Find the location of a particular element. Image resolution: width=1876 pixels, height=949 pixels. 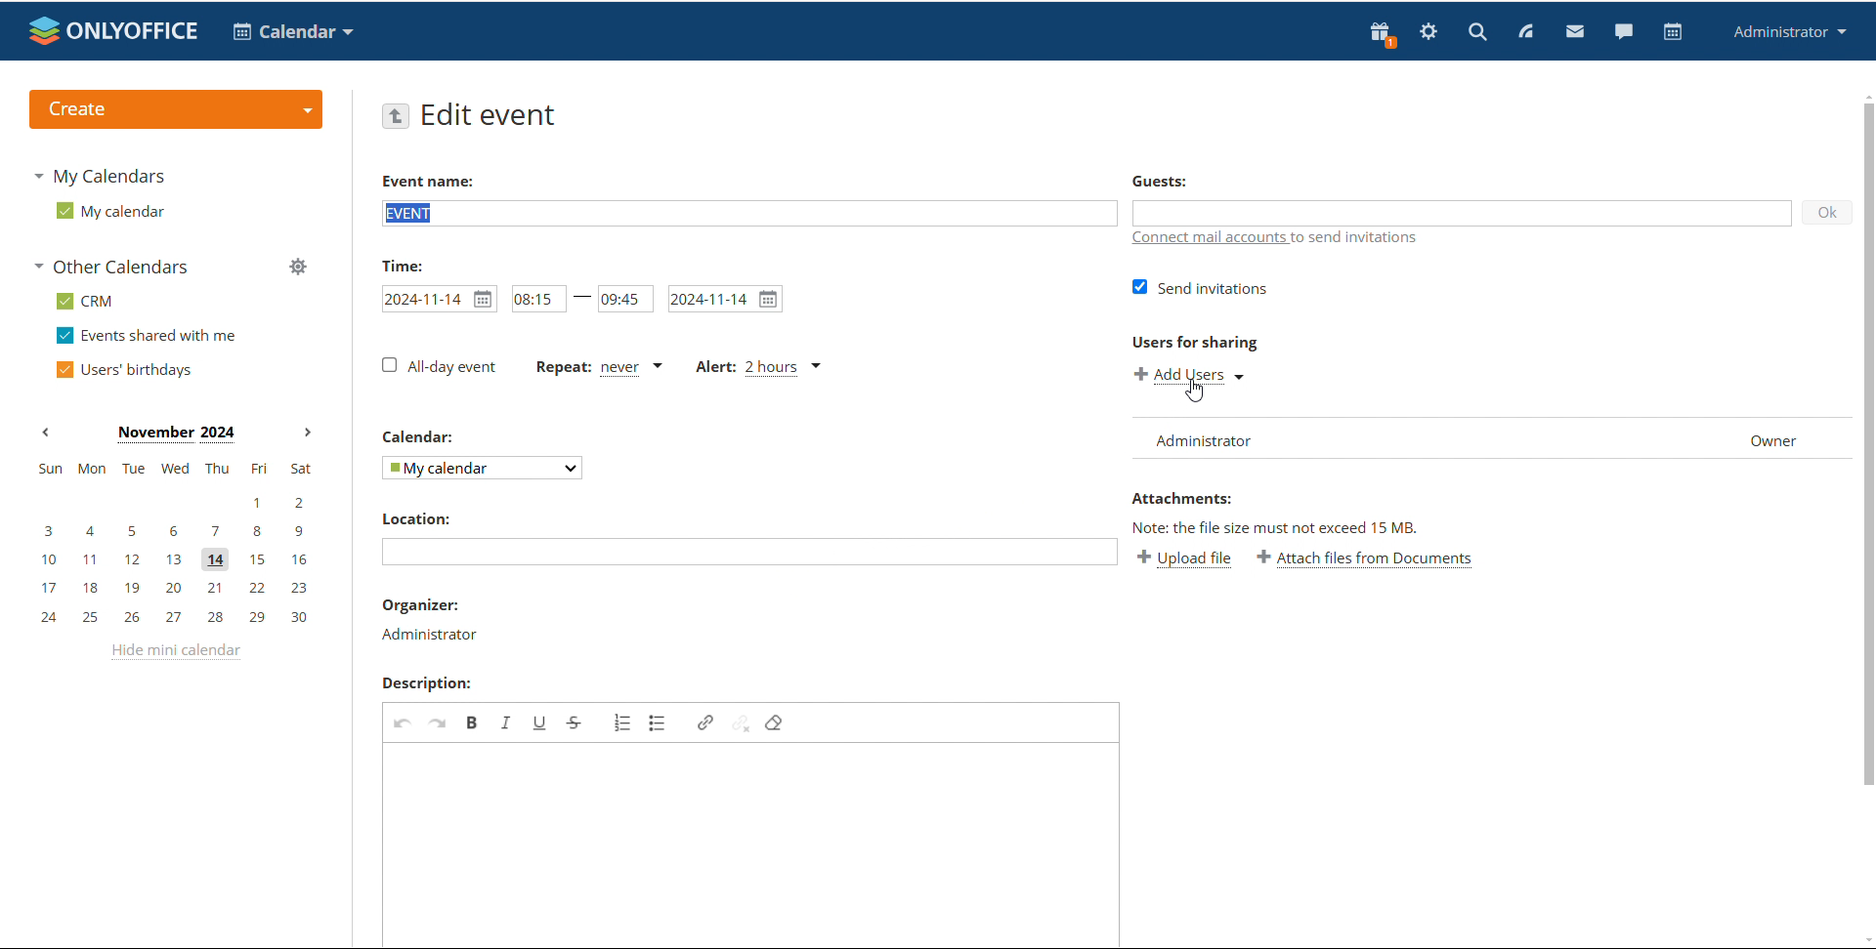

reward is located at coordinates (1383, 34).